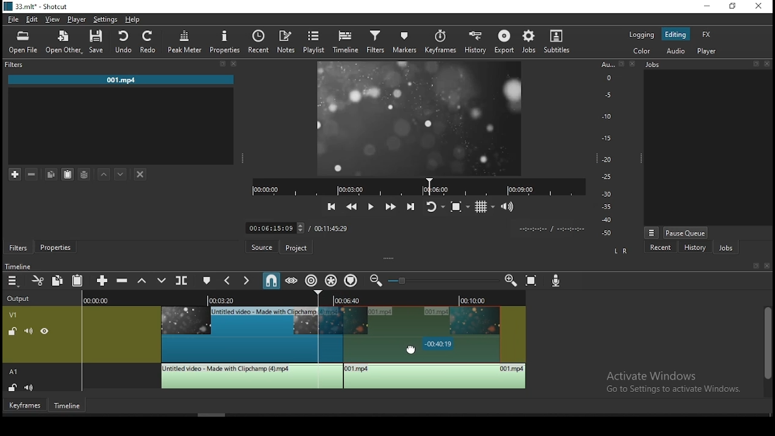 The height and width of the screenshot is (436, 775). Describe the element at coordinates (18, 153) in the screenshot. I see `A1` at that location.